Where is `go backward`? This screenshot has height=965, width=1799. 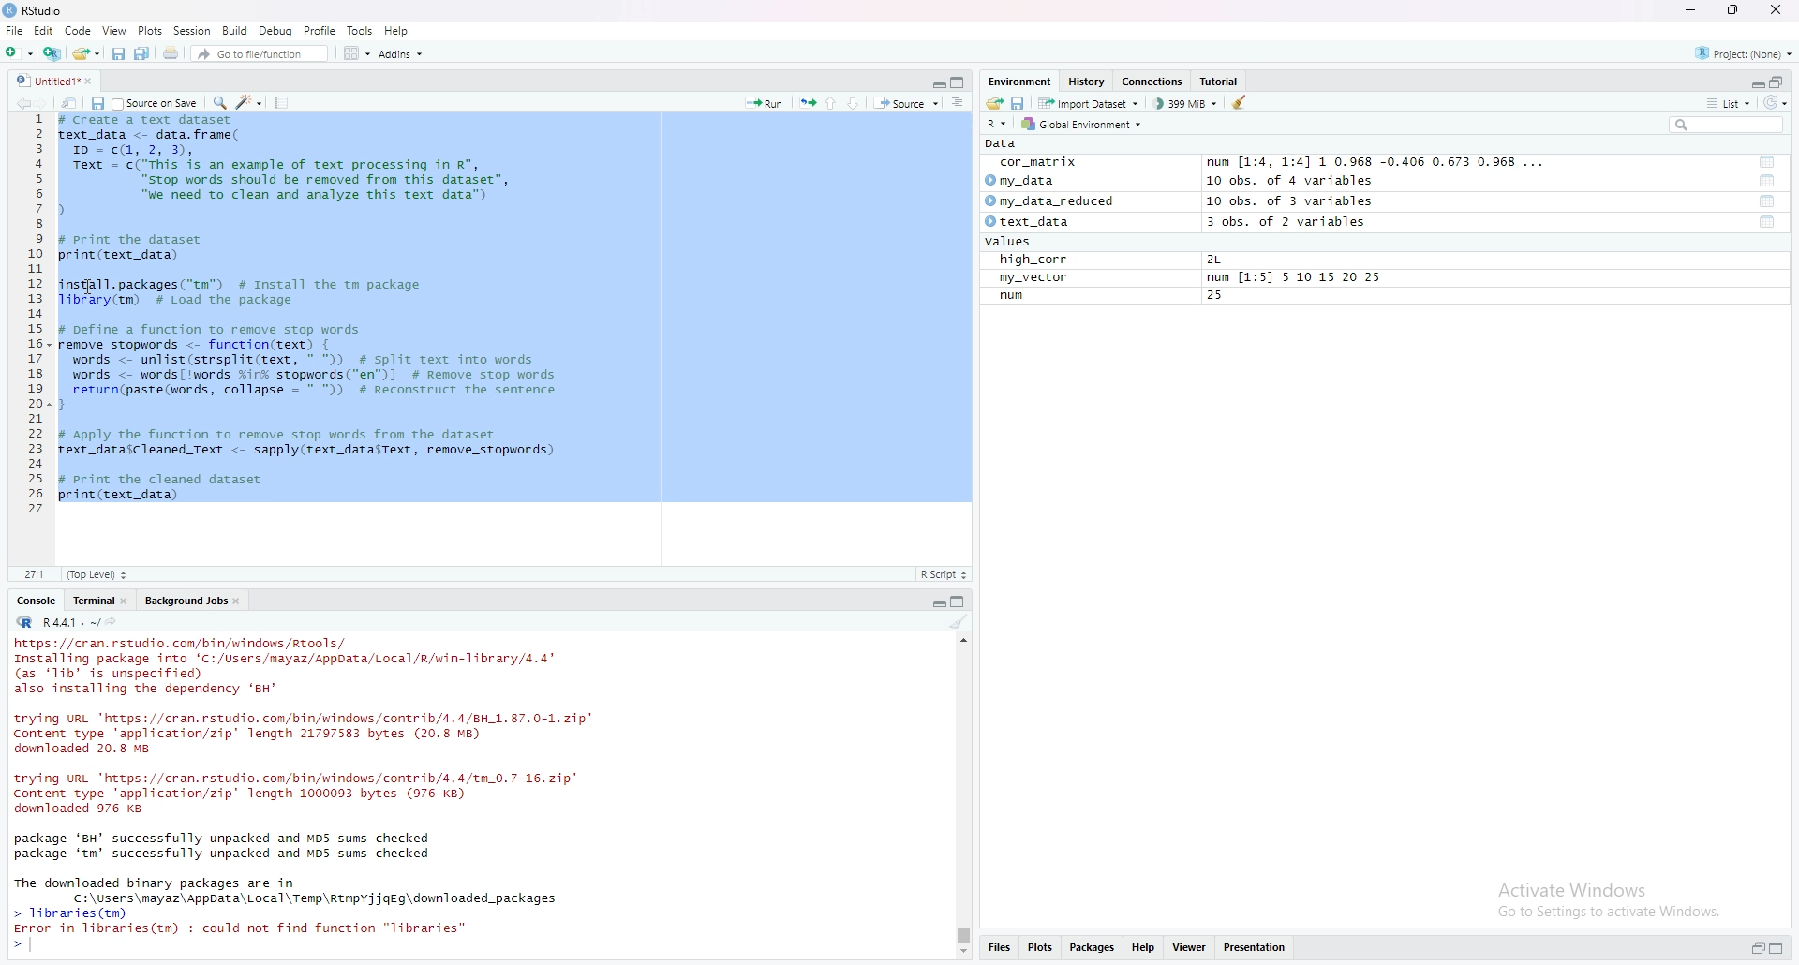
go backward is located at coordinates (21, 103).